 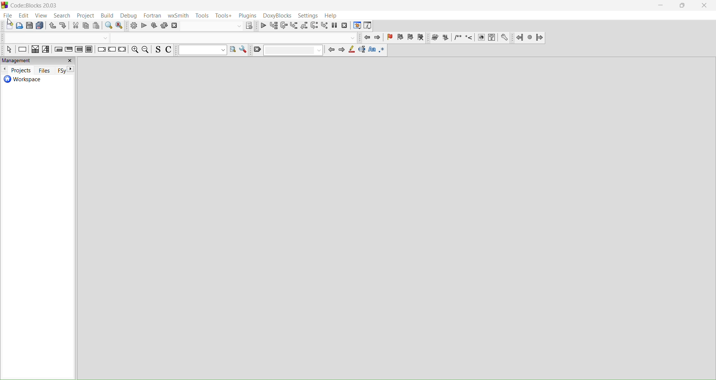 What do you see at coordinates (372, 50) in the screenshot?
I see `match case` at bounding box center [372, 50].